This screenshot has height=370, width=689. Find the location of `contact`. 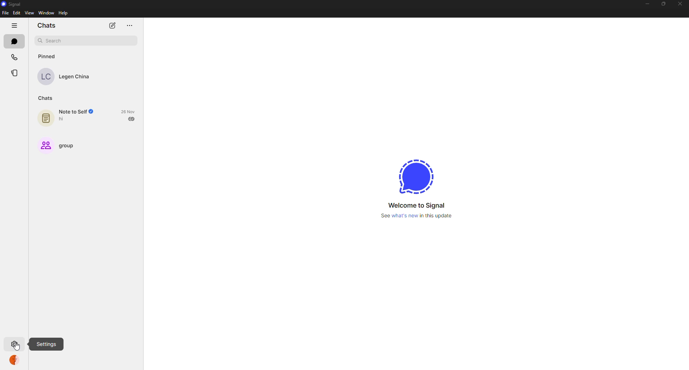

contact is located at coordinates (65, 77).